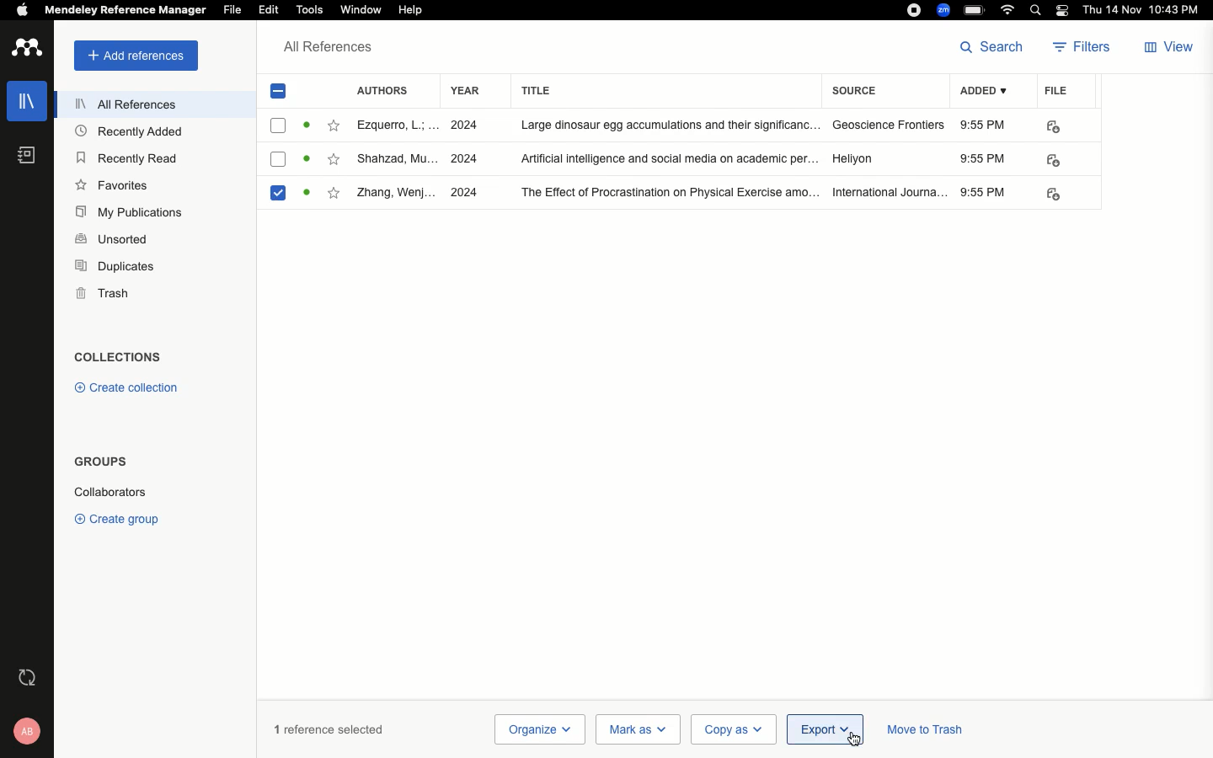  What do you see at coordinates (983, 158) in the screenshot?
I see `9:55 PM` at bounding box center [983, 158].